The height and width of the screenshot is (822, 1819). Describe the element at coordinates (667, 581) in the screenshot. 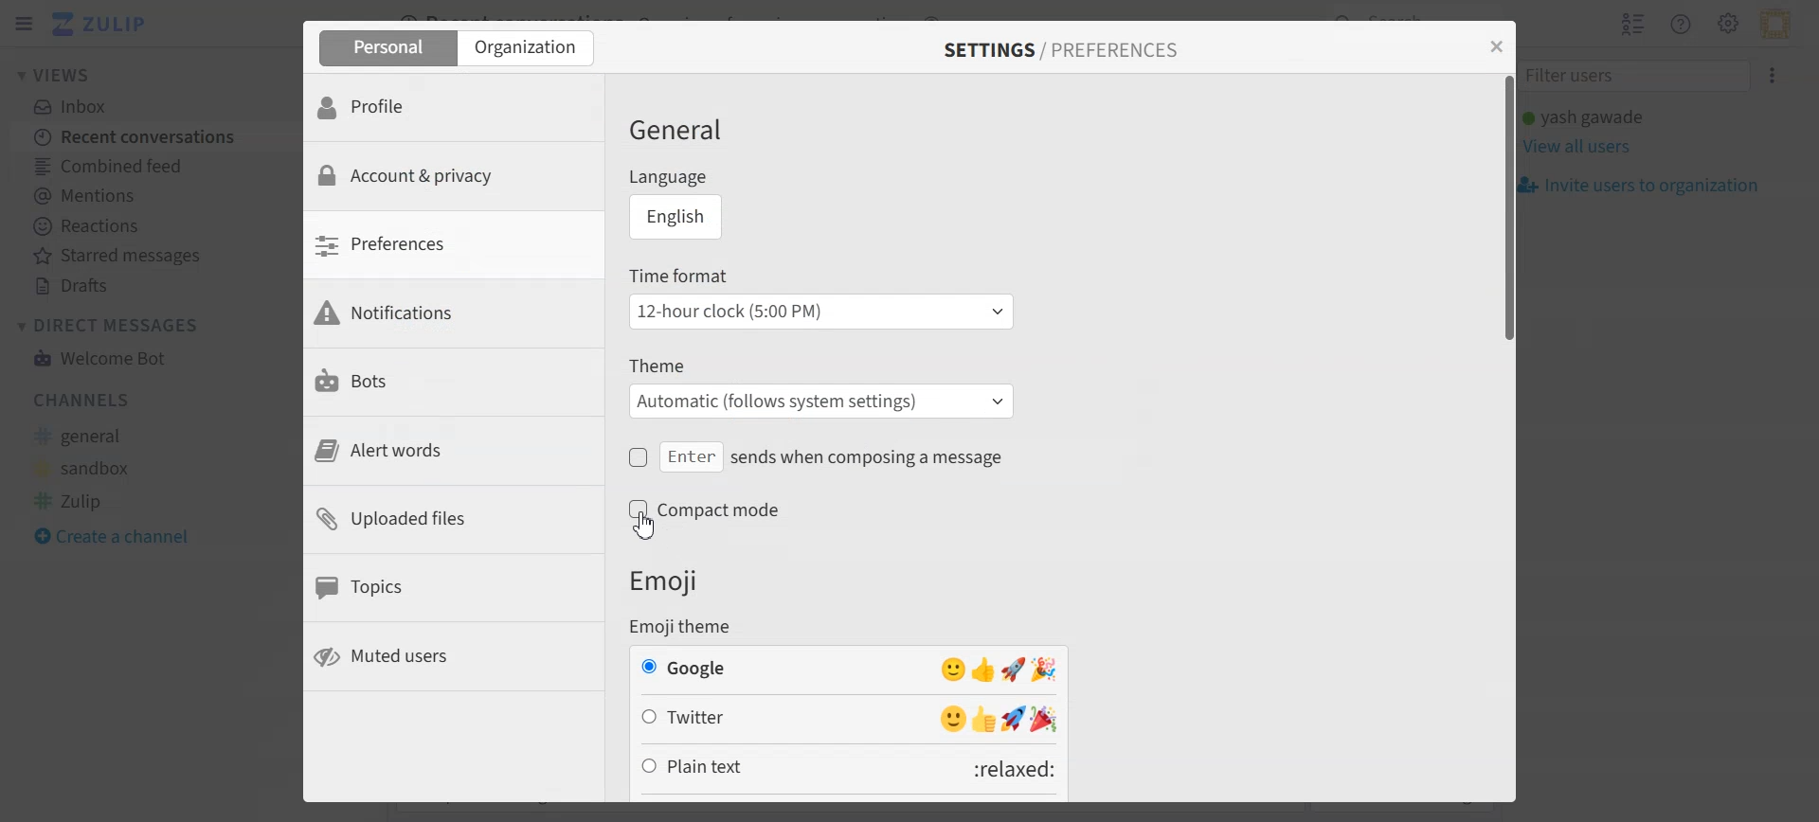

I see `Emoji` at that location.